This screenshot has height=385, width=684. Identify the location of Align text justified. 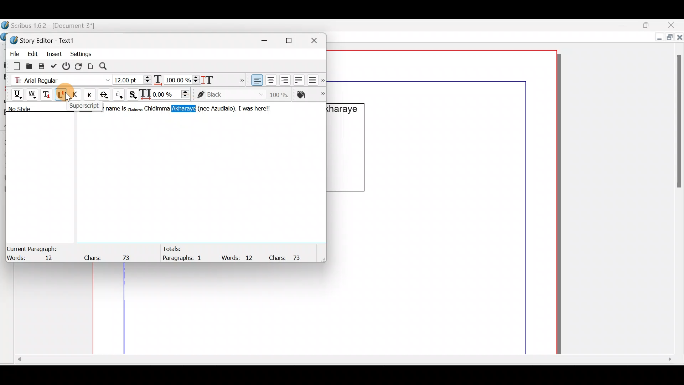
(298, 79).